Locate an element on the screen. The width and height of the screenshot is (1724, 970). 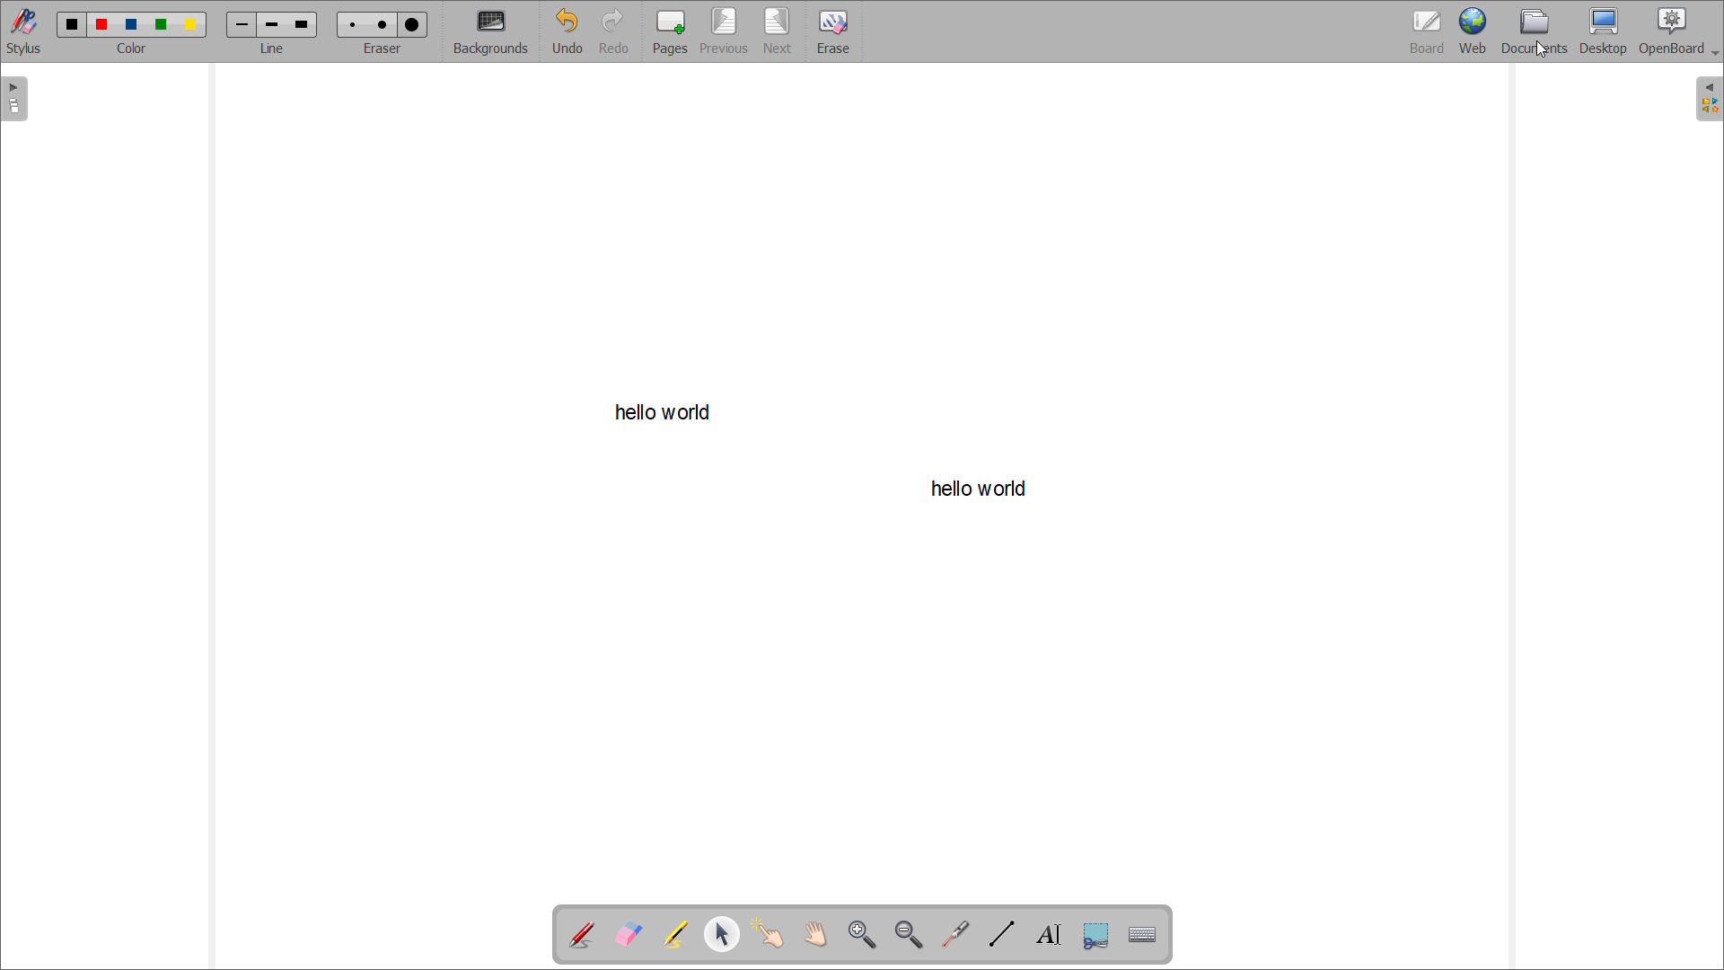
highlight is located at coordinates (678, 933).